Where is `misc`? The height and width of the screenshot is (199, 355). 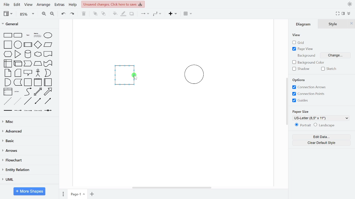 misc is located at coordinates (28, 121).